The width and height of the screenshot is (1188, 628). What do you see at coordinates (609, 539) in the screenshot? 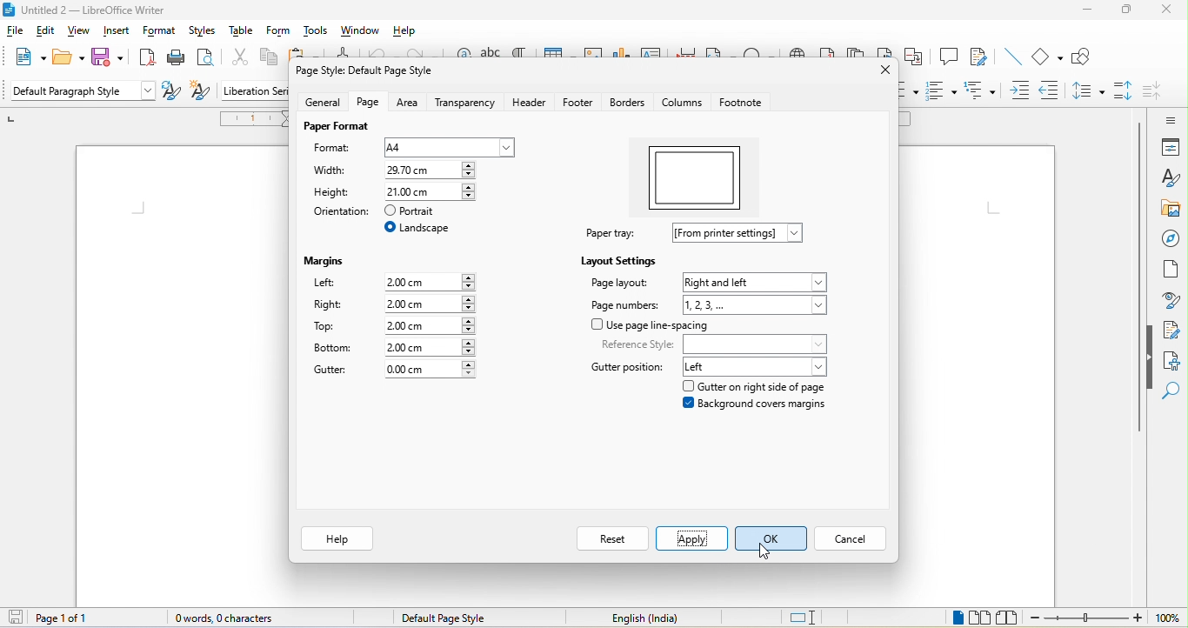
I see `reset` at bounding box center [609, 539].